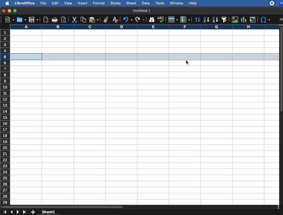 The height and width of the screenshot is (215, 283). Describe the element at coordinates (11, 212) in the screenshot. I see `previous sheet` at that location.